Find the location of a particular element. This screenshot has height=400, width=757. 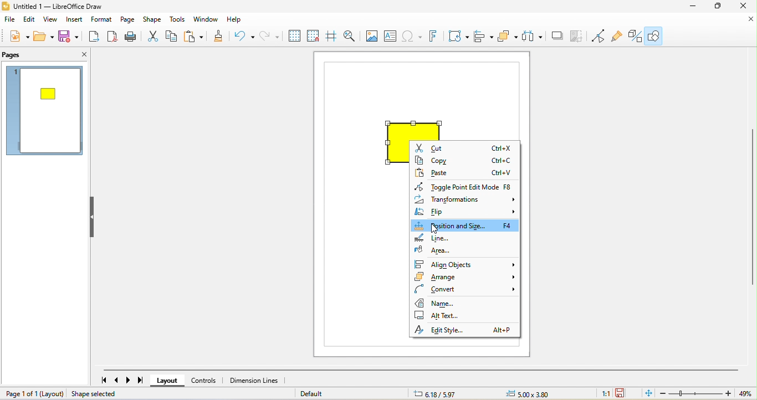

default is located at coordinates (323, 394).